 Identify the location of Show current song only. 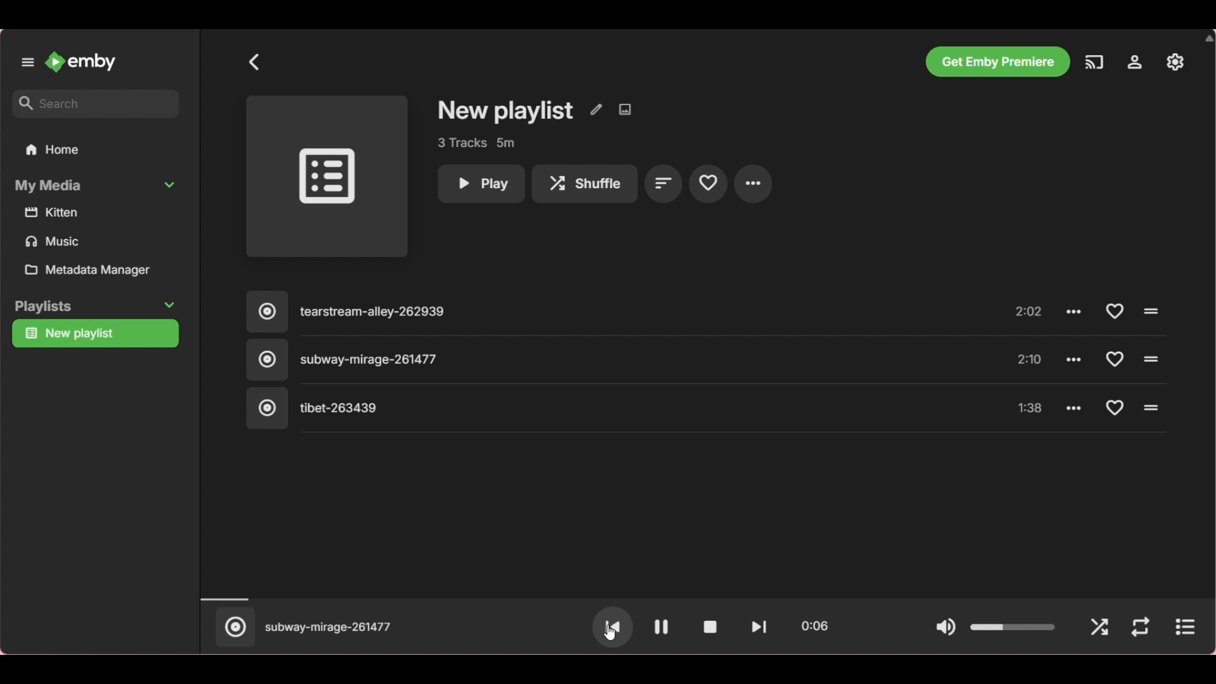
(1184, 627).